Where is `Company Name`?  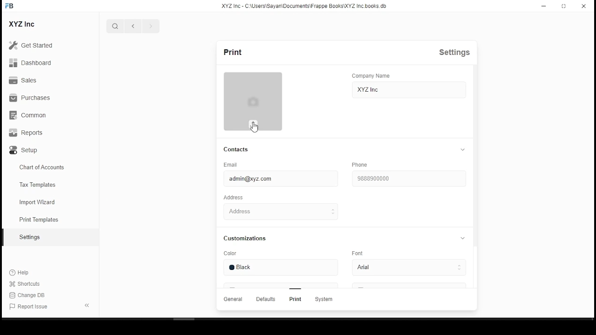
Company Name is located at coordinates (371, 74).